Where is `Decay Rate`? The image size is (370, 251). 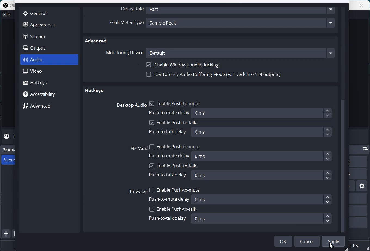 Decay Rate is located at coordinates (131, 9).